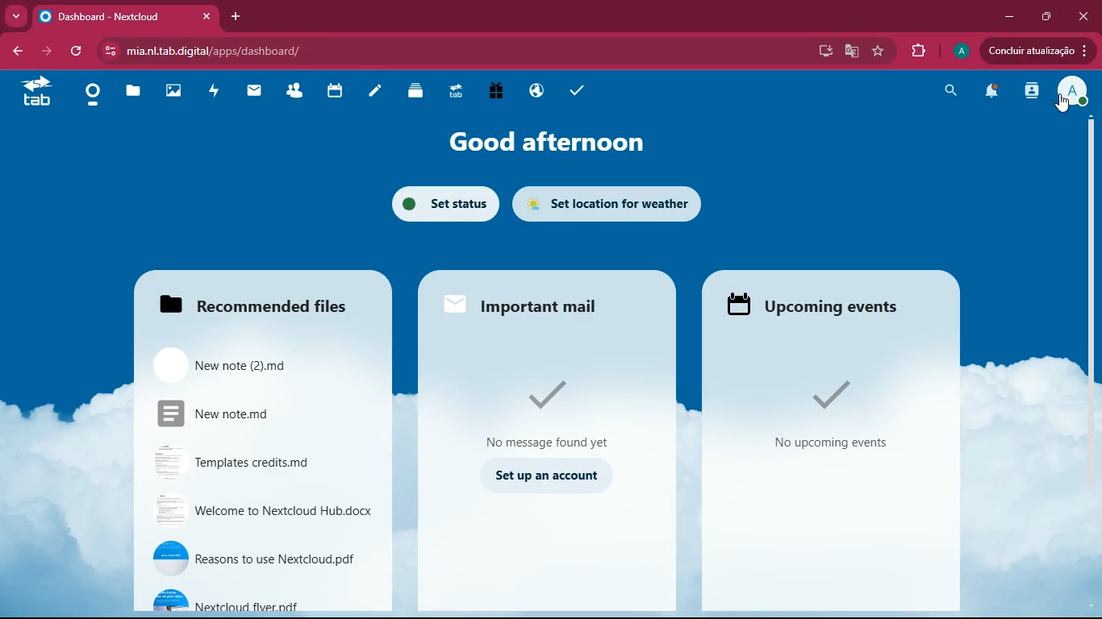  What do you see at coordinates (536, 91) in the screenshot?
I see `public` at bounding box center [536, 91].